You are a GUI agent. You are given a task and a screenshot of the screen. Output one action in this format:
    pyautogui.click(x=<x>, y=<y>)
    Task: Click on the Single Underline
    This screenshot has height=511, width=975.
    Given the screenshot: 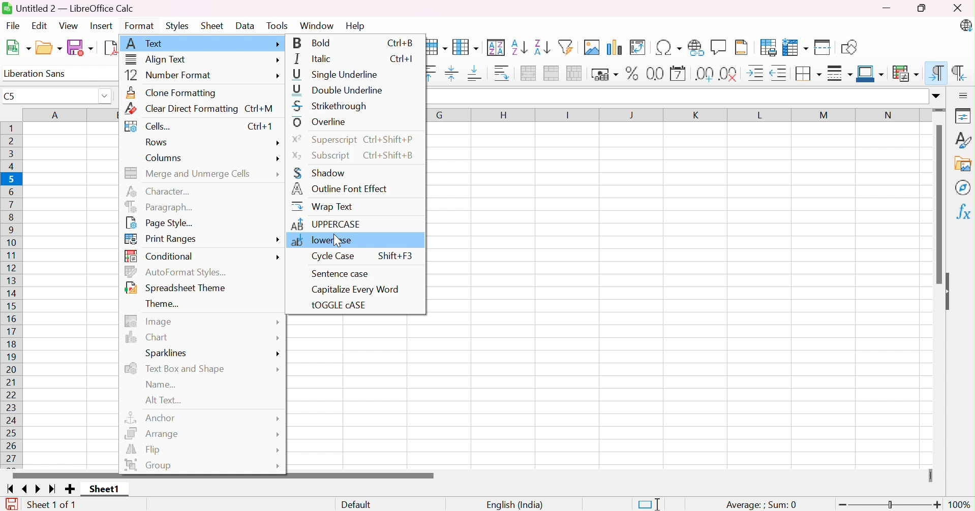 What is the action you would take?
    pyautogui.click(x=338, y=75)
    